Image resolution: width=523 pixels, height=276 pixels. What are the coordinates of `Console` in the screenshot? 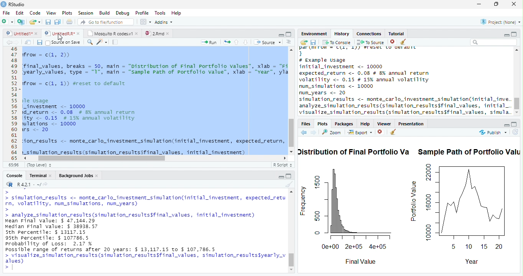 It's located at (148, 230).